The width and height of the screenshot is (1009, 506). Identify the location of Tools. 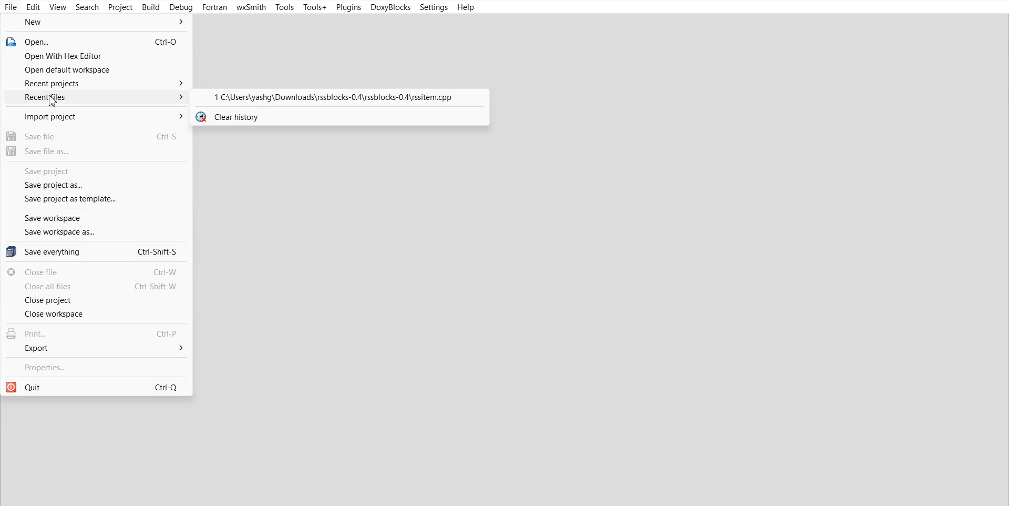
(284, 8).